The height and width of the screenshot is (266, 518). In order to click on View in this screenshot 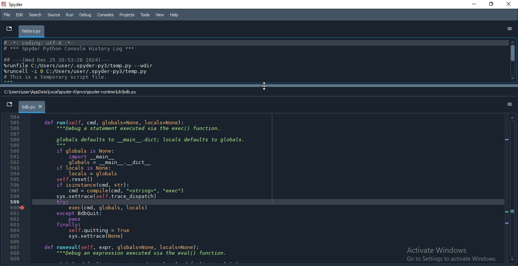, I will do `click(159, 14)`.